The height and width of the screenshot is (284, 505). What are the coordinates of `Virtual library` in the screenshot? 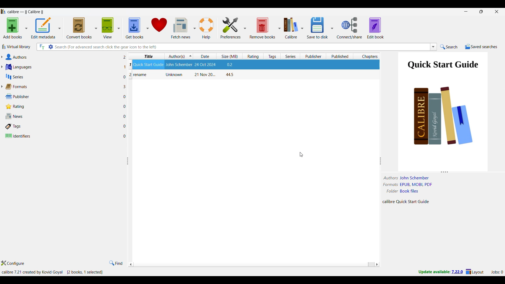 It's located at (17, 47).